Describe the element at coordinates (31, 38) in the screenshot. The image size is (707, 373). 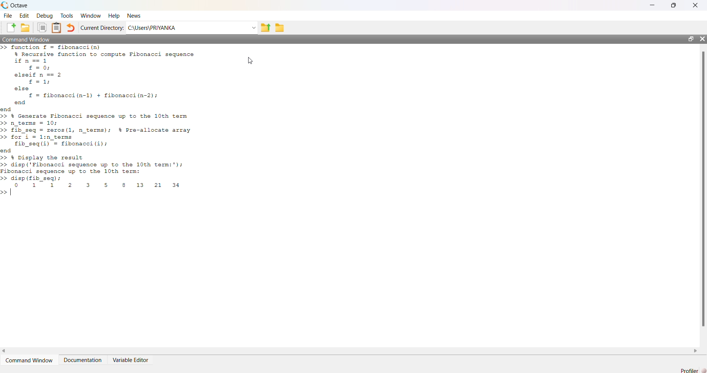
I see `| Command Window` at that location.